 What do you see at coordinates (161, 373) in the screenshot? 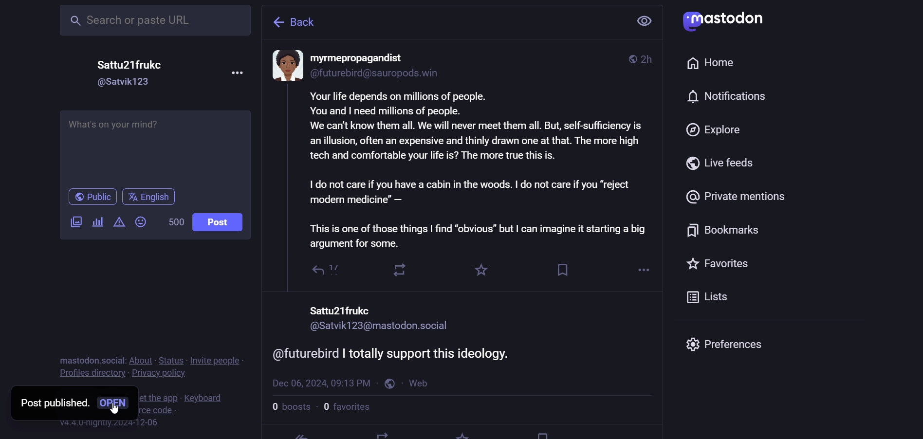
I see `privacy policy` at bounding box center [161, 373].